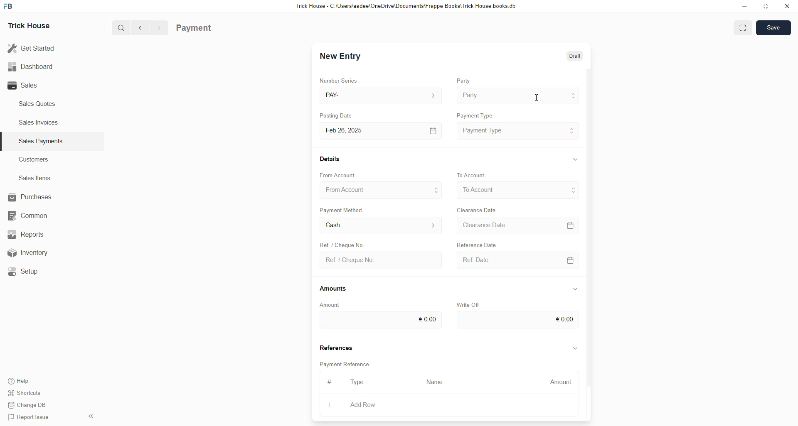  I want to click on Draft, so click(576, 55).